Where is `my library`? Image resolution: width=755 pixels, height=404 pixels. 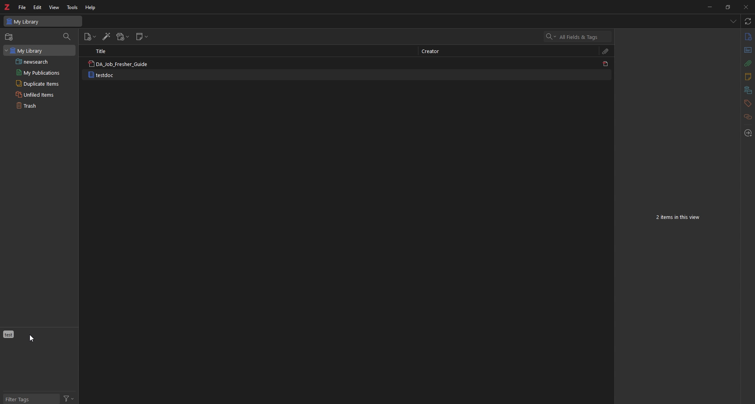
my library is located at coordinates (39, 50).